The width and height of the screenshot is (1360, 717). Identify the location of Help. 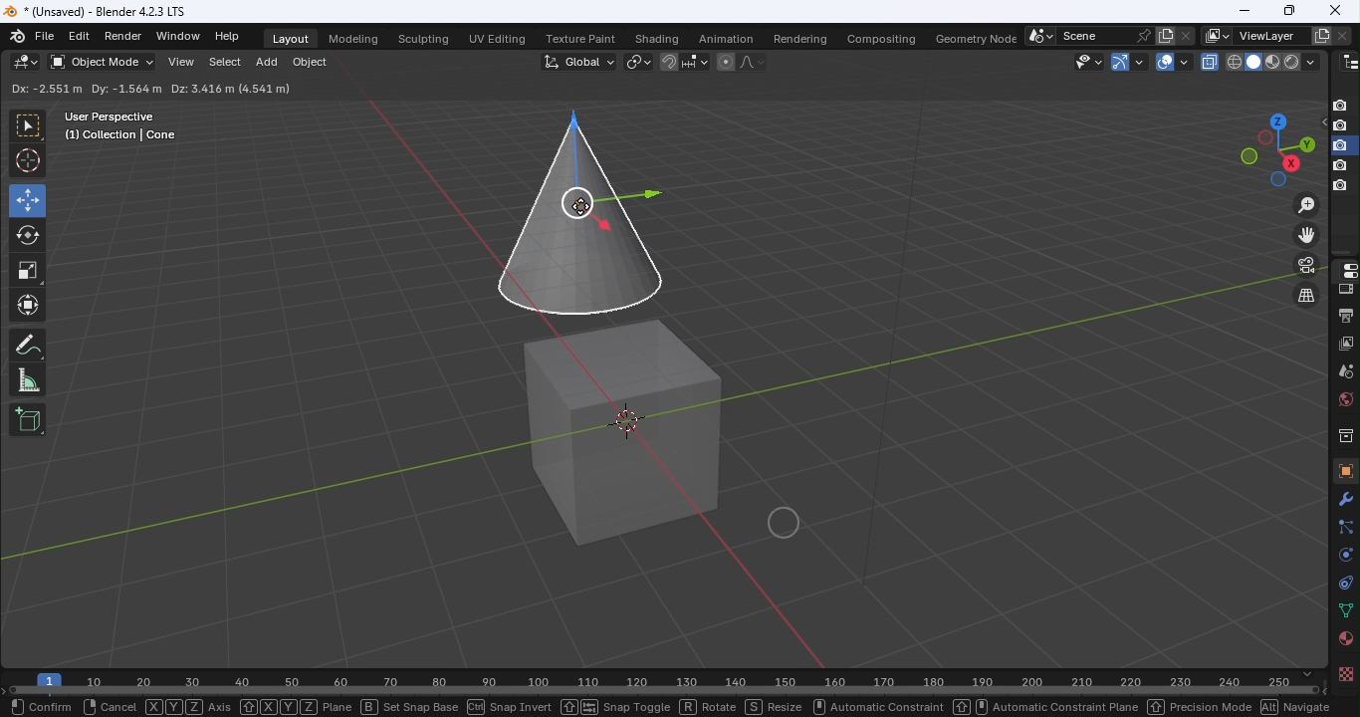
(230, 36).